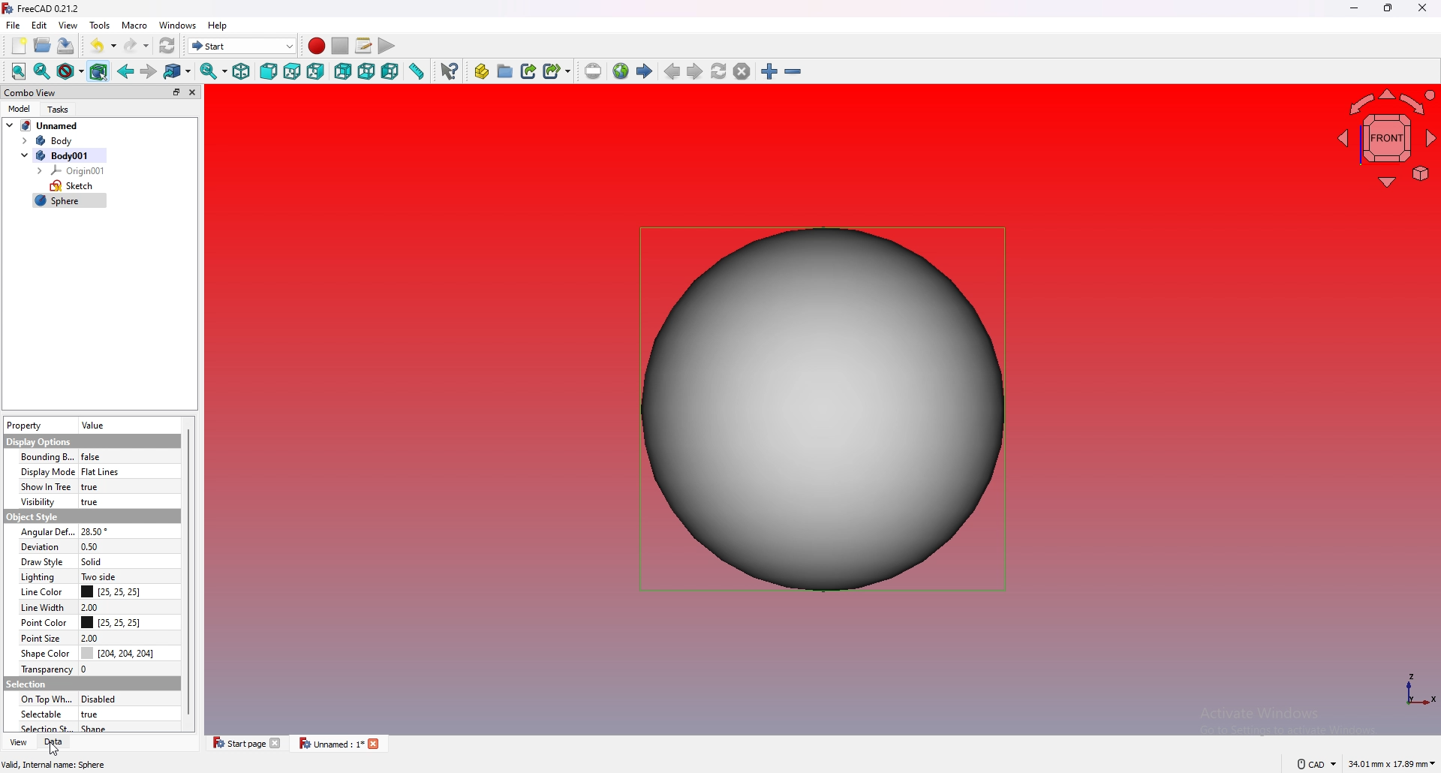 Image resolution: width=1441 pixels, height=773 pixels. What do you see at coordinates (90, 561) in the screenshot?
I see `draw style` at bounding box center [90, 561].